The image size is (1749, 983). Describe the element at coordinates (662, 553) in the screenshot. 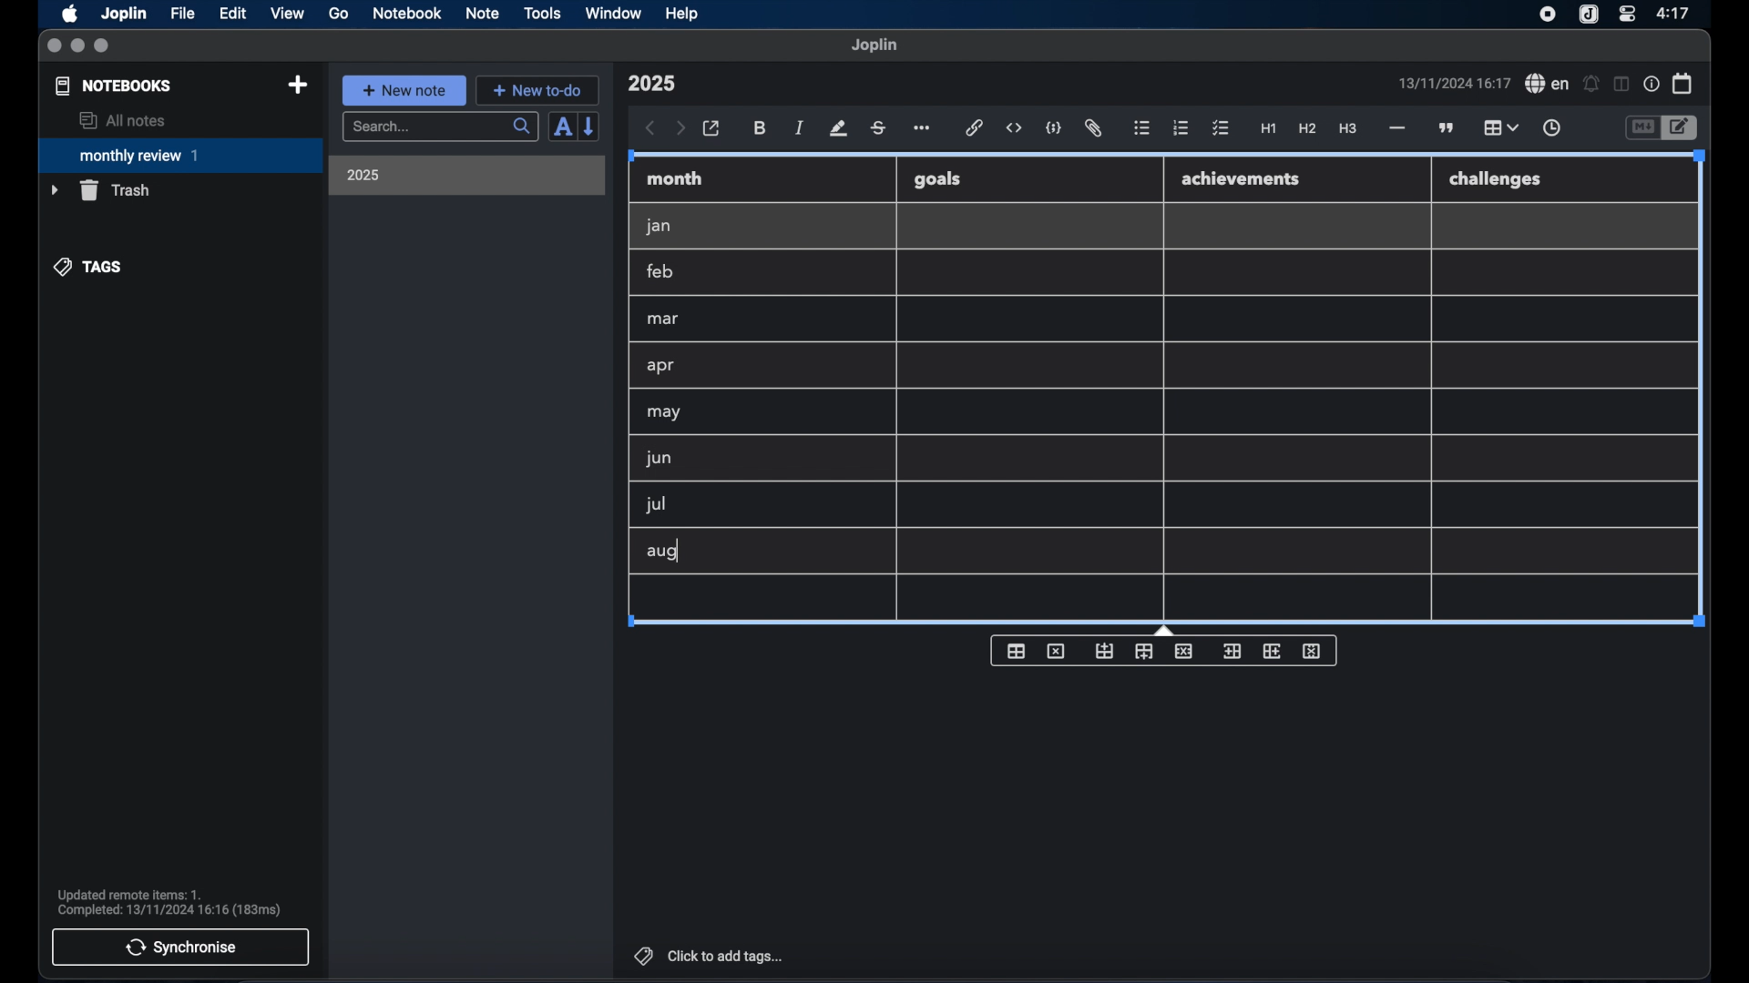

I see `aug` at that location.